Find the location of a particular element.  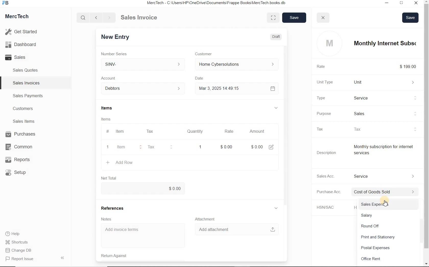

Maximum is located at coordinates (404, 4).